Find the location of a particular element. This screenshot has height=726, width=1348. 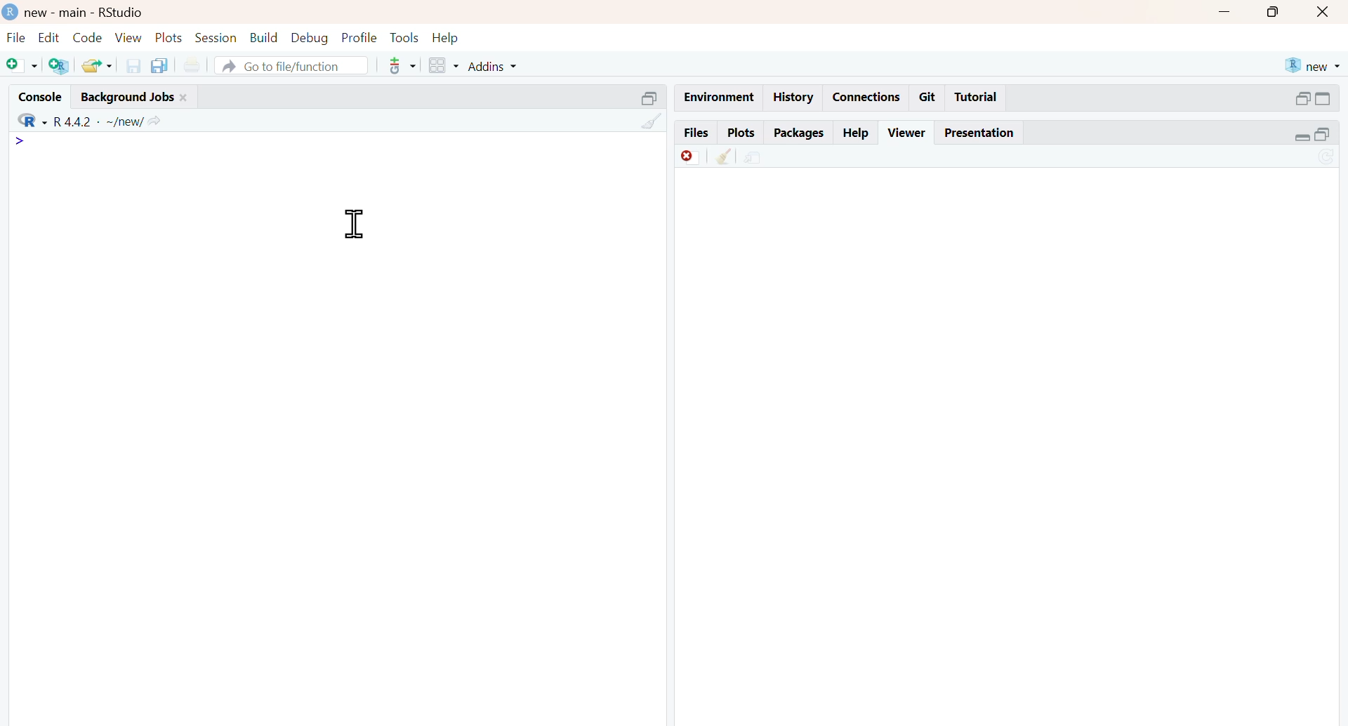

cursor is located at coordinates (355, 224).